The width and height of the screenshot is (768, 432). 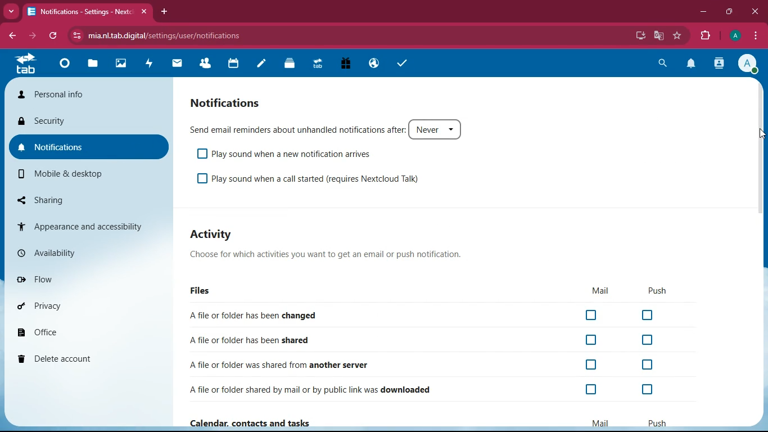 What do you see at coordinates (263, 65) in the screenshot?
I see `notes` at bounding box center [263, 65].